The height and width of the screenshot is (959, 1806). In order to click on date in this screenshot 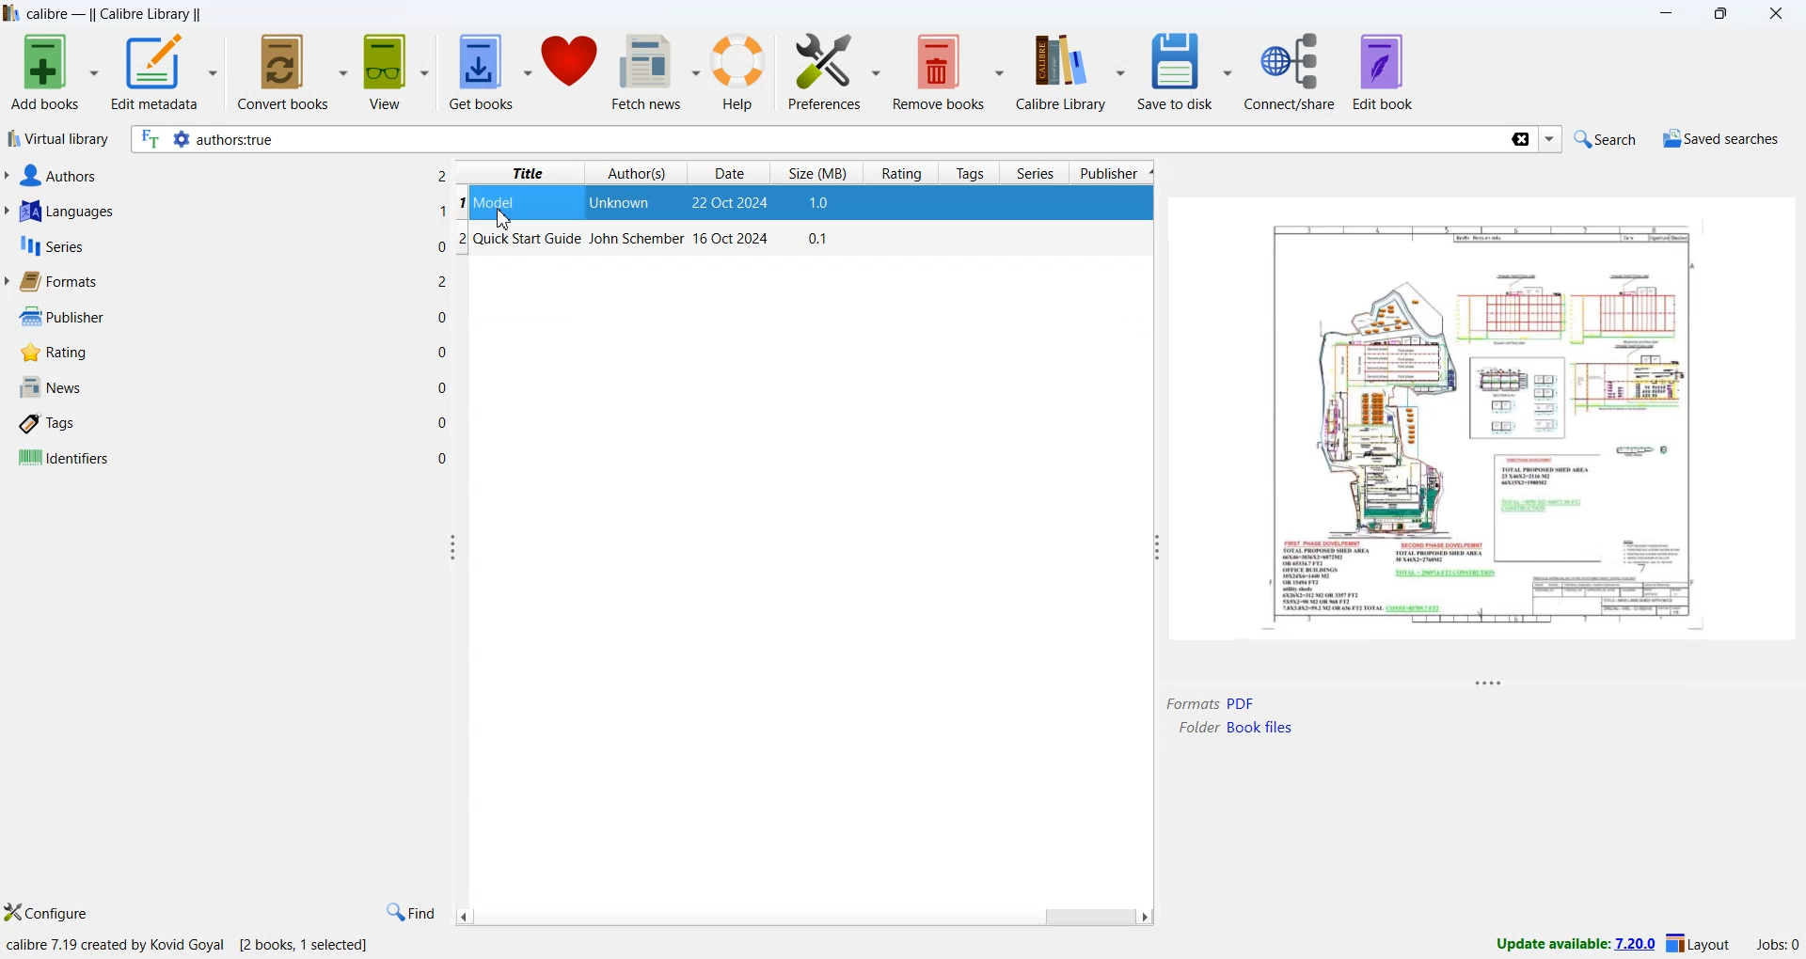, I will do `click(733, 204)`.